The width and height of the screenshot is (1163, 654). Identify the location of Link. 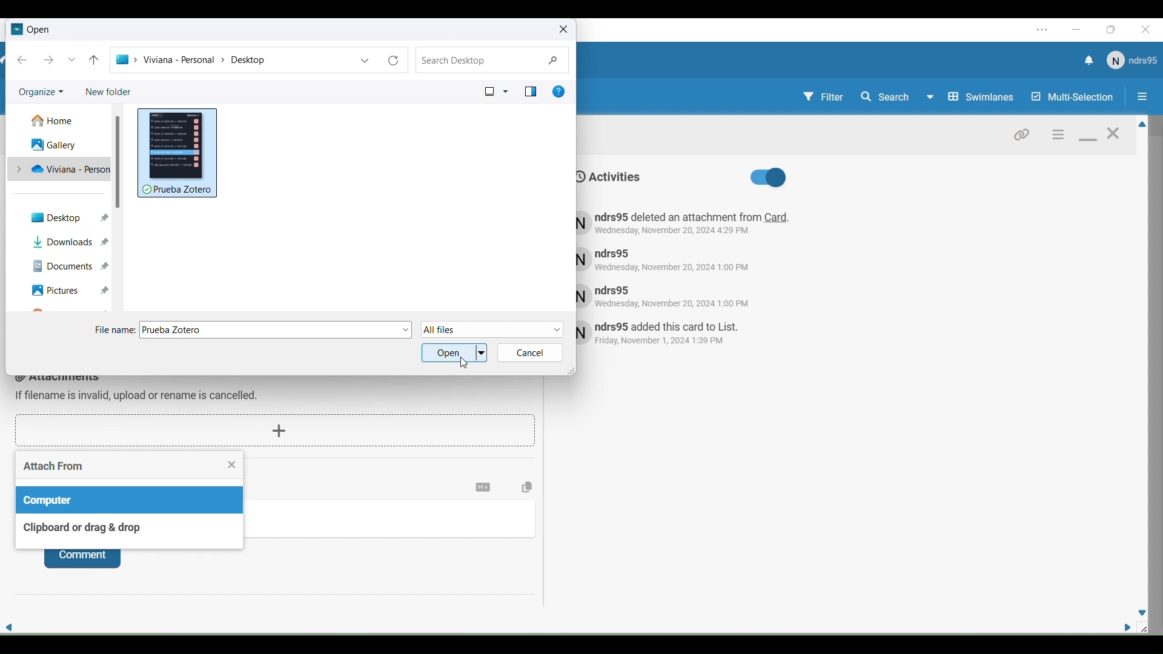
(1022, 133).